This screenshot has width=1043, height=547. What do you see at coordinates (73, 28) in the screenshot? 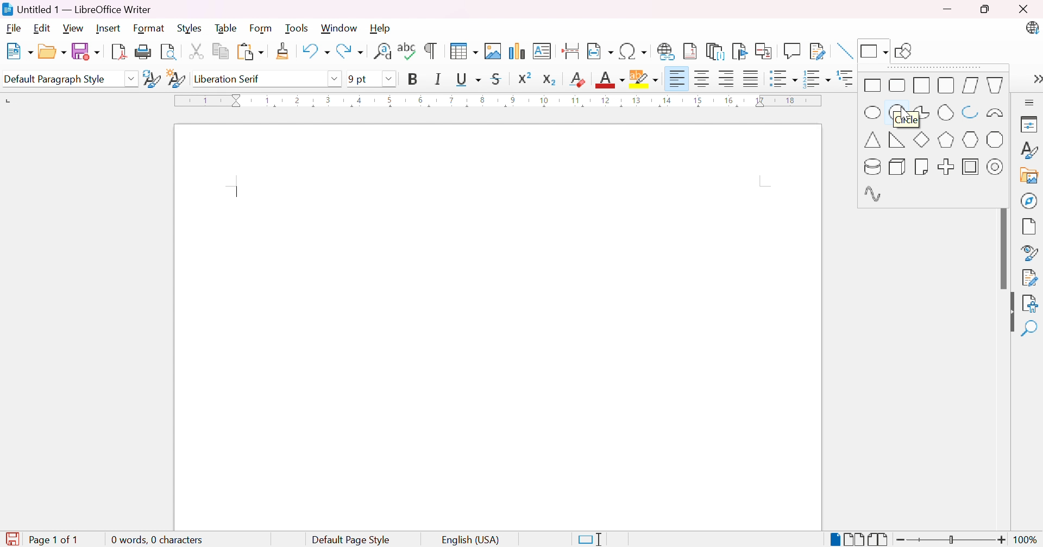
I see `View` at bounding box center [73, 28].